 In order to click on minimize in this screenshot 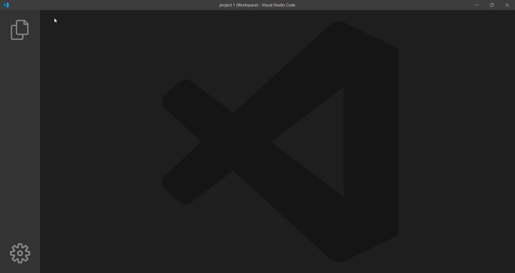, I will do `click(477, 6)`.